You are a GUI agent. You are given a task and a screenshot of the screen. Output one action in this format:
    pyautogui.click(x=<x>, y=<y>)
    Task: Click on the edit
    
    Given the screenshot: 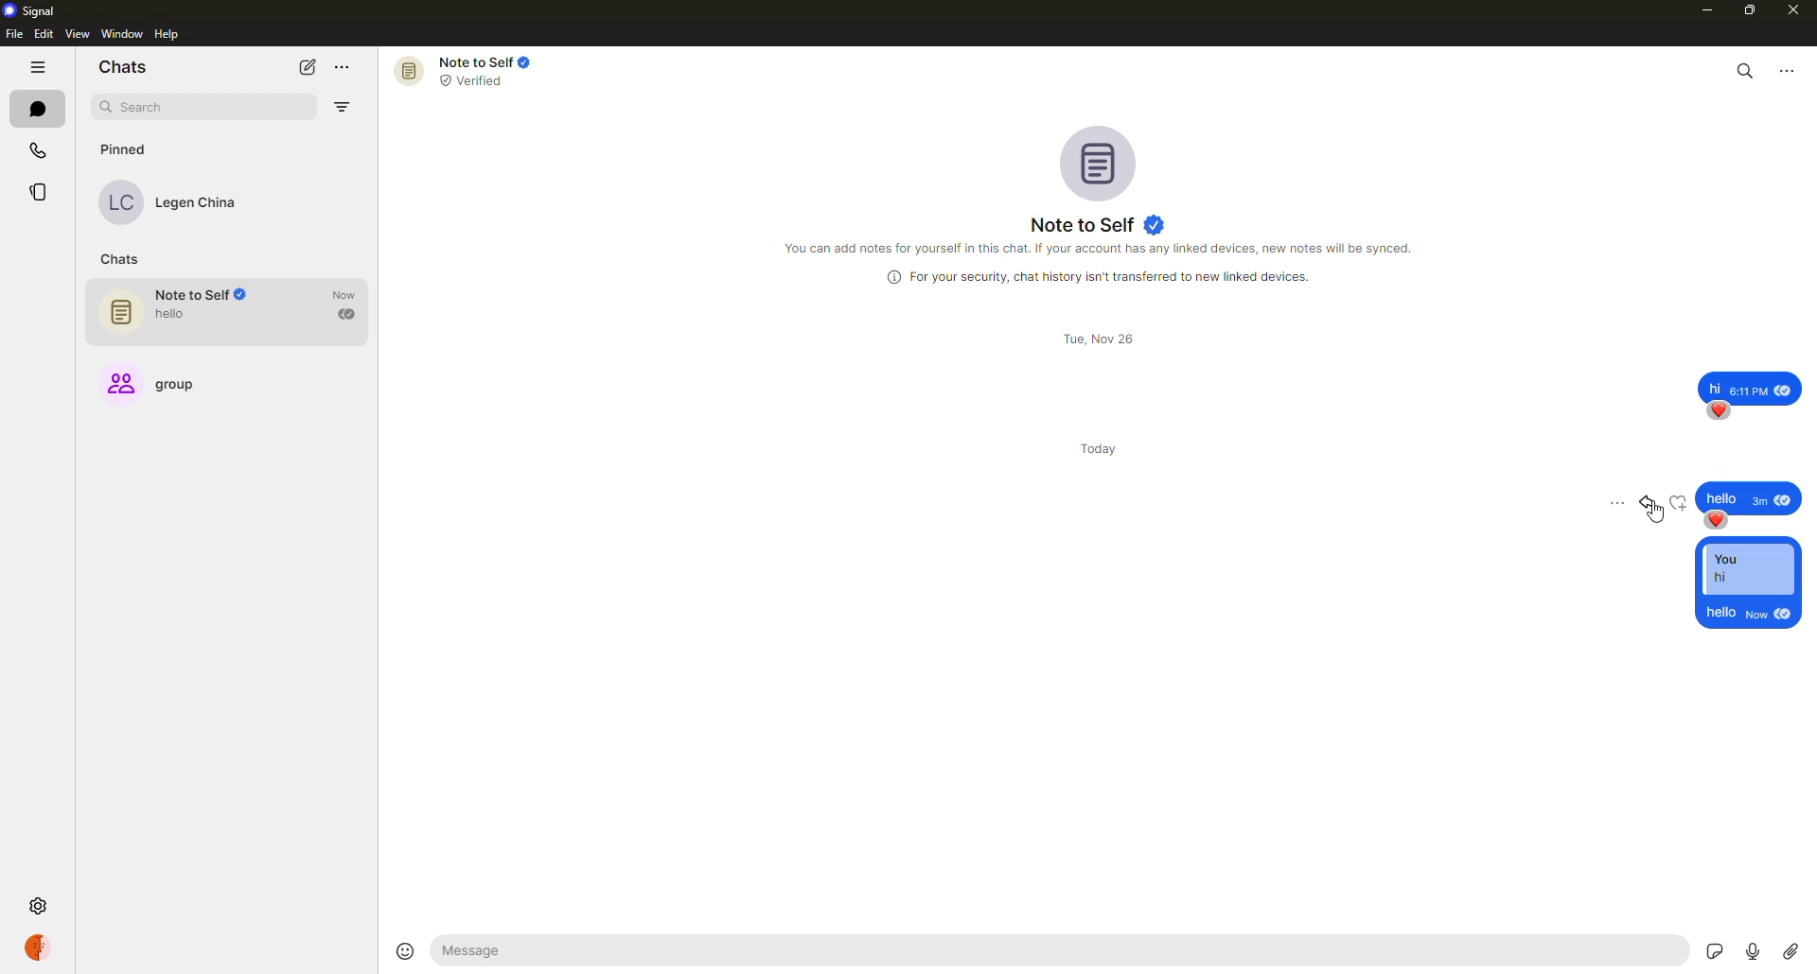 What is the action you would take?
    pyautogui.click(x=43, y=33)
    